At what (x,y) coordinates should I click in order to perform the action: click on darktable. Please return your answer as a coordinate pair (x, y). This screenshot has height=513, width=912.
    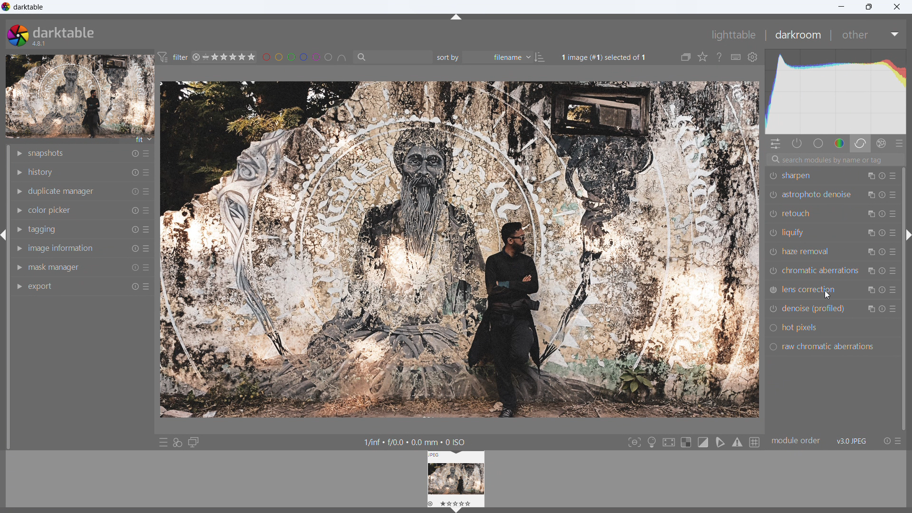
    Looking at the image, I should click on (65, 33).